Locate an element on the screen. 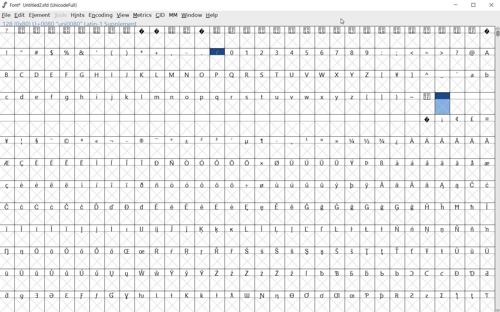  Symbol is located at coordinates (353, 185).